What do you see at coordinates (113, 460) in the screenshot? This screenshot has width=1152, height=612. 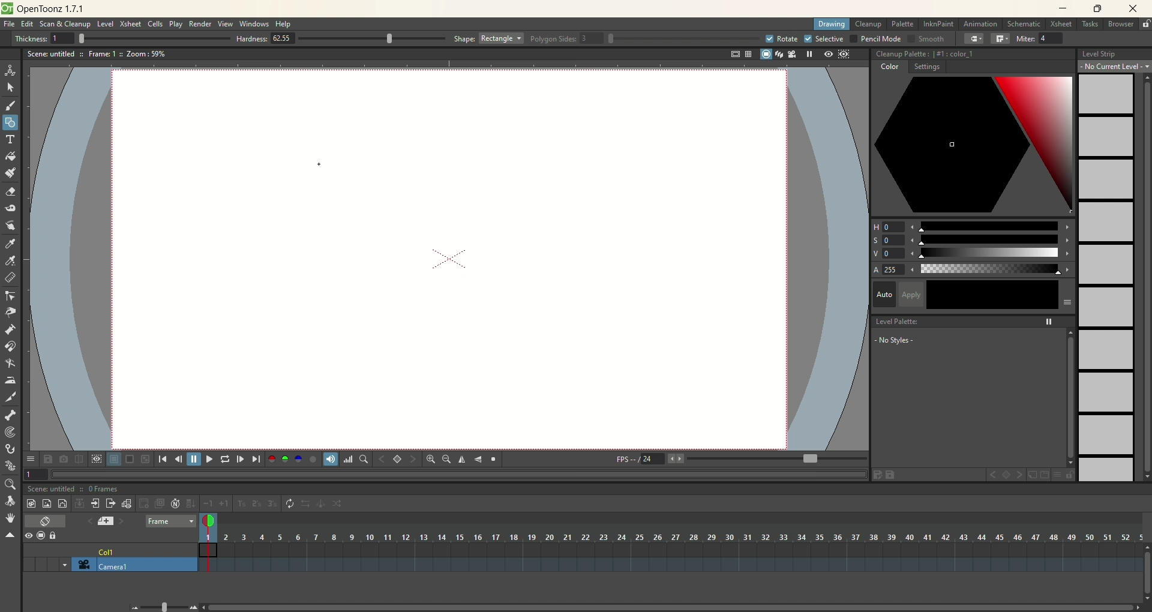 I see `white background` at bounding box center [113, 460].